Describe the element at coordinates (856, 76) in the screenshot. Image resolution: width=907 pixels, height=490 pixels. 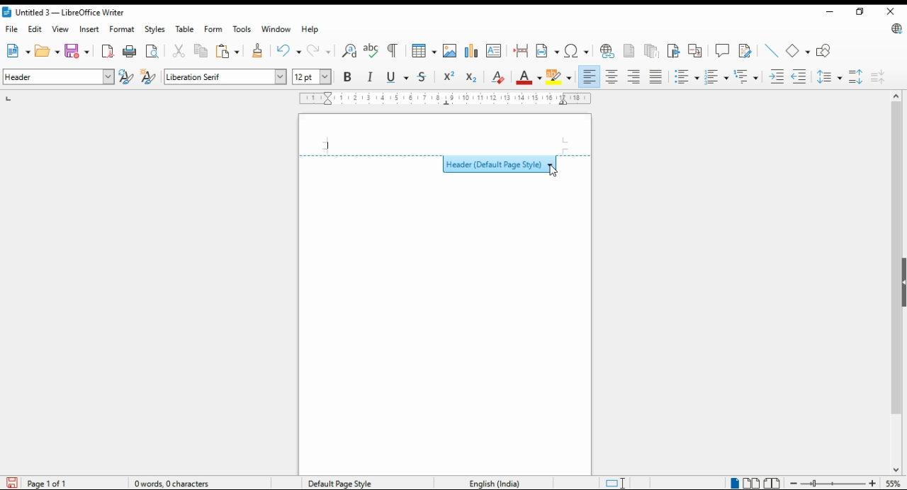
I see `increase paragraph spacing` at that location.